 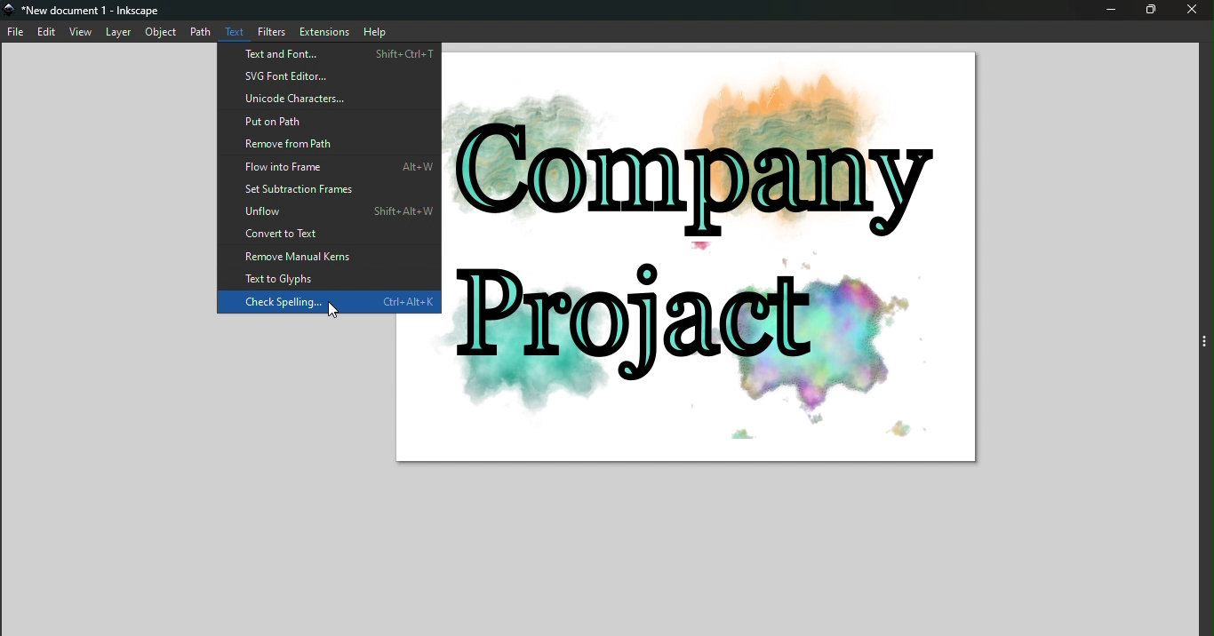 What do you see at coordinates (325, 31) in the screenshot?
I see `extensions` at bounding box center [325, 31].